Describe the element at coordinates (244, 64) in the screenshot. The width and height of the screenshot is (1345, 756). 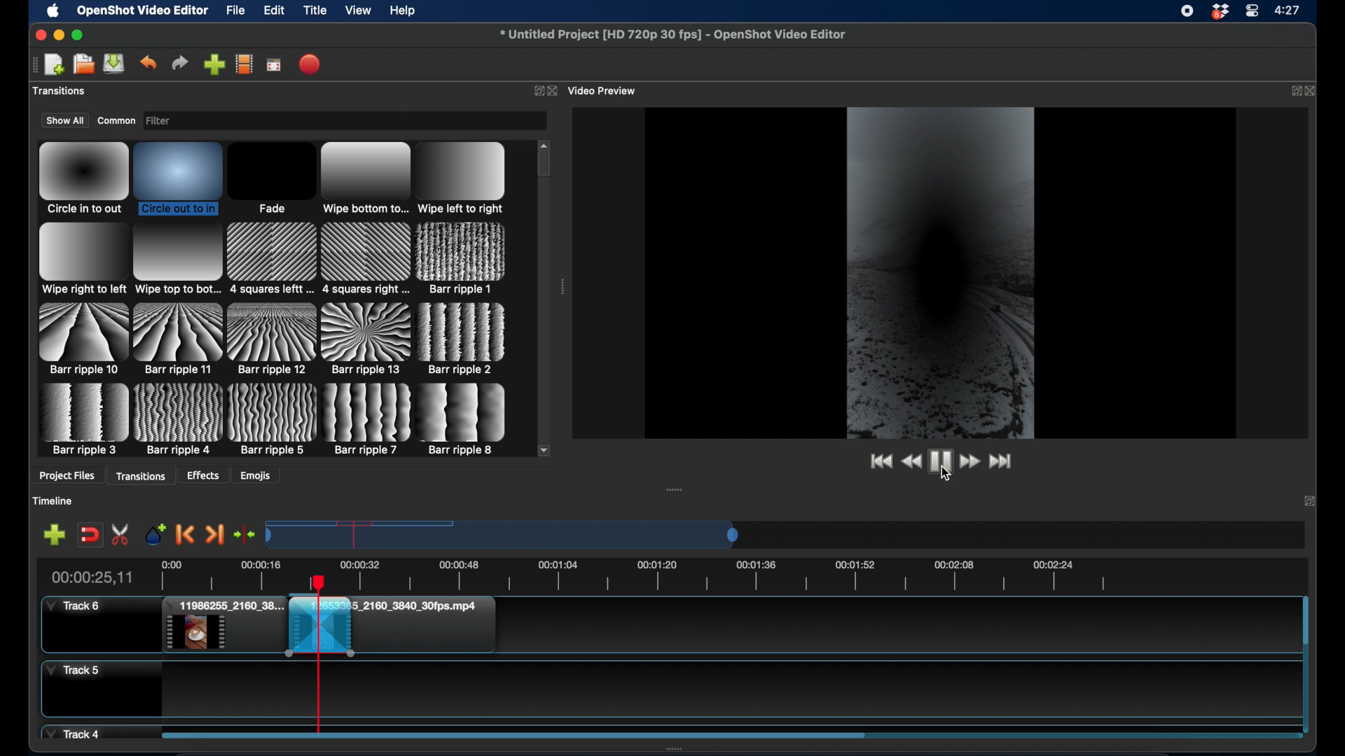
I see `choose profile` at that location.